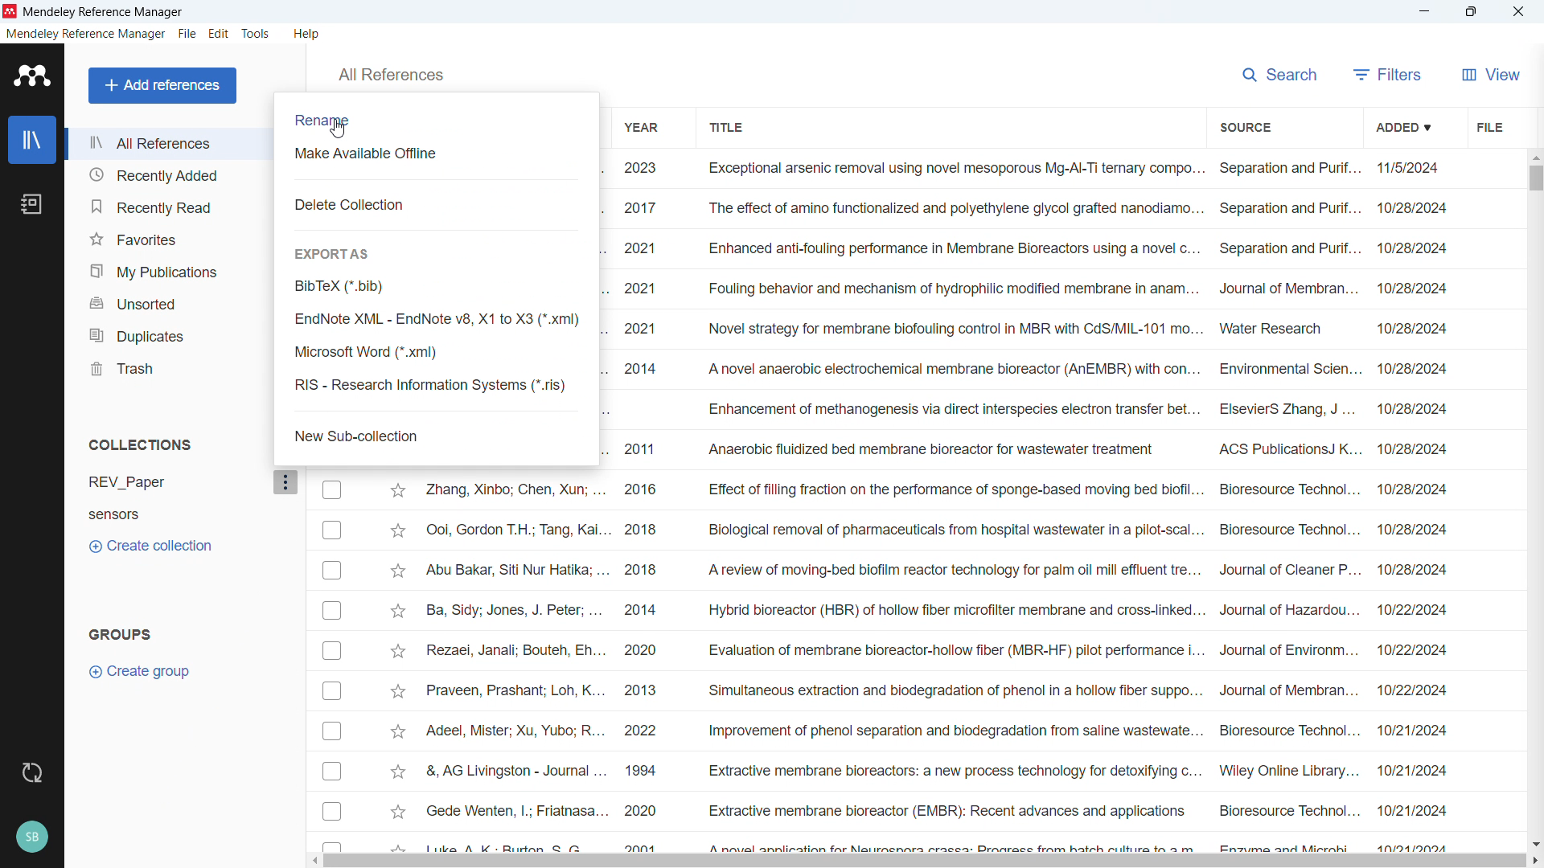 This screenshot has width=1544, height=868. What do you see at coordinates (437, 353) in the screenshot?
I see `Microsoft Word (*.xml)` at bounding box center [437, 353].